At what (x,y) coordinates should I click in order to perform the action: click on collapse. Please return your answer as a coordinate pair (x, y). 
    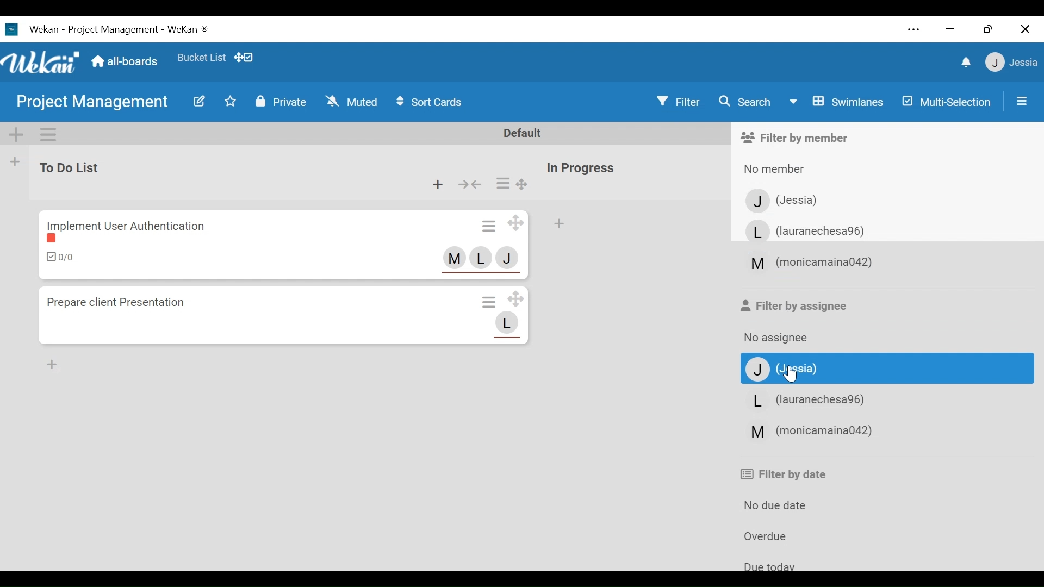
    Looking at the image, I should click on (470, 185).